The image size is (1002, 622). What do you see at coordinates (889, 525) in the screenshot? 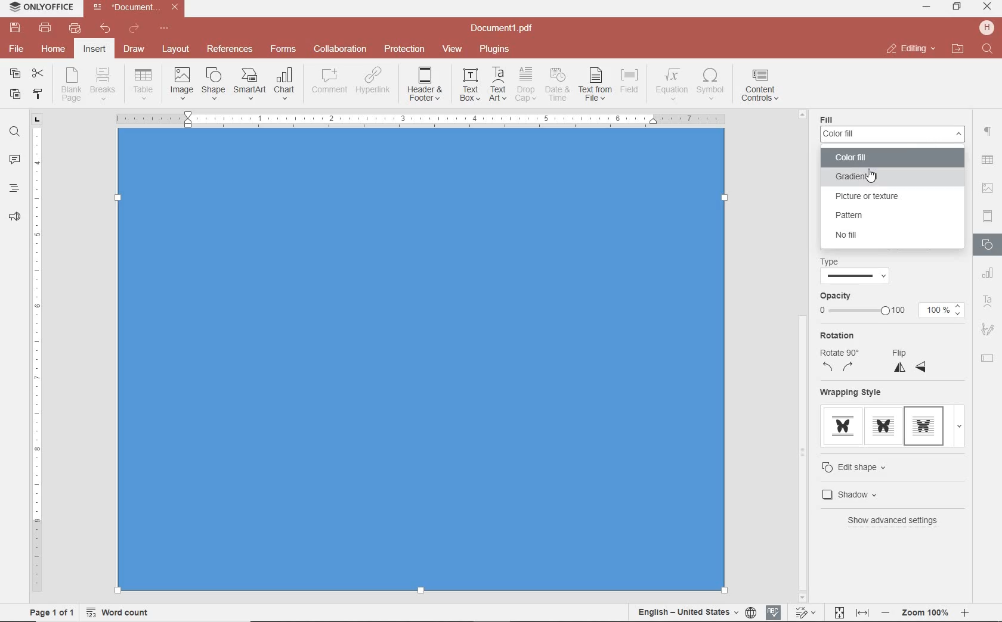
I see `BEHIND TEXT` at bounding box center [889, 525].